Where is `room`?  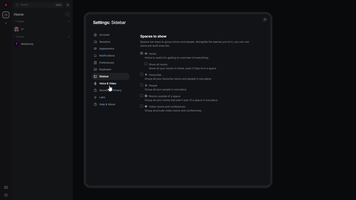 room is located at coordinates (26, 44).